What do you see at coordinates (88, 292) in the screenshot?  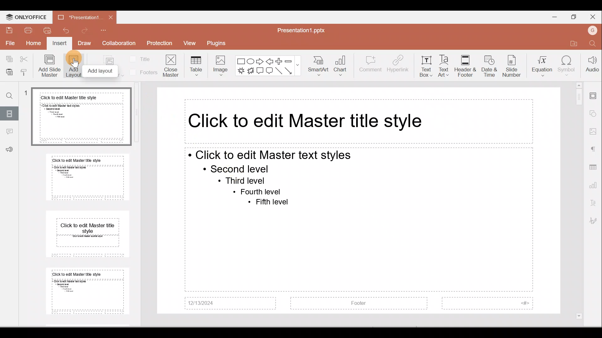 I see `Master slide 4` at bounding box center [88, 292].